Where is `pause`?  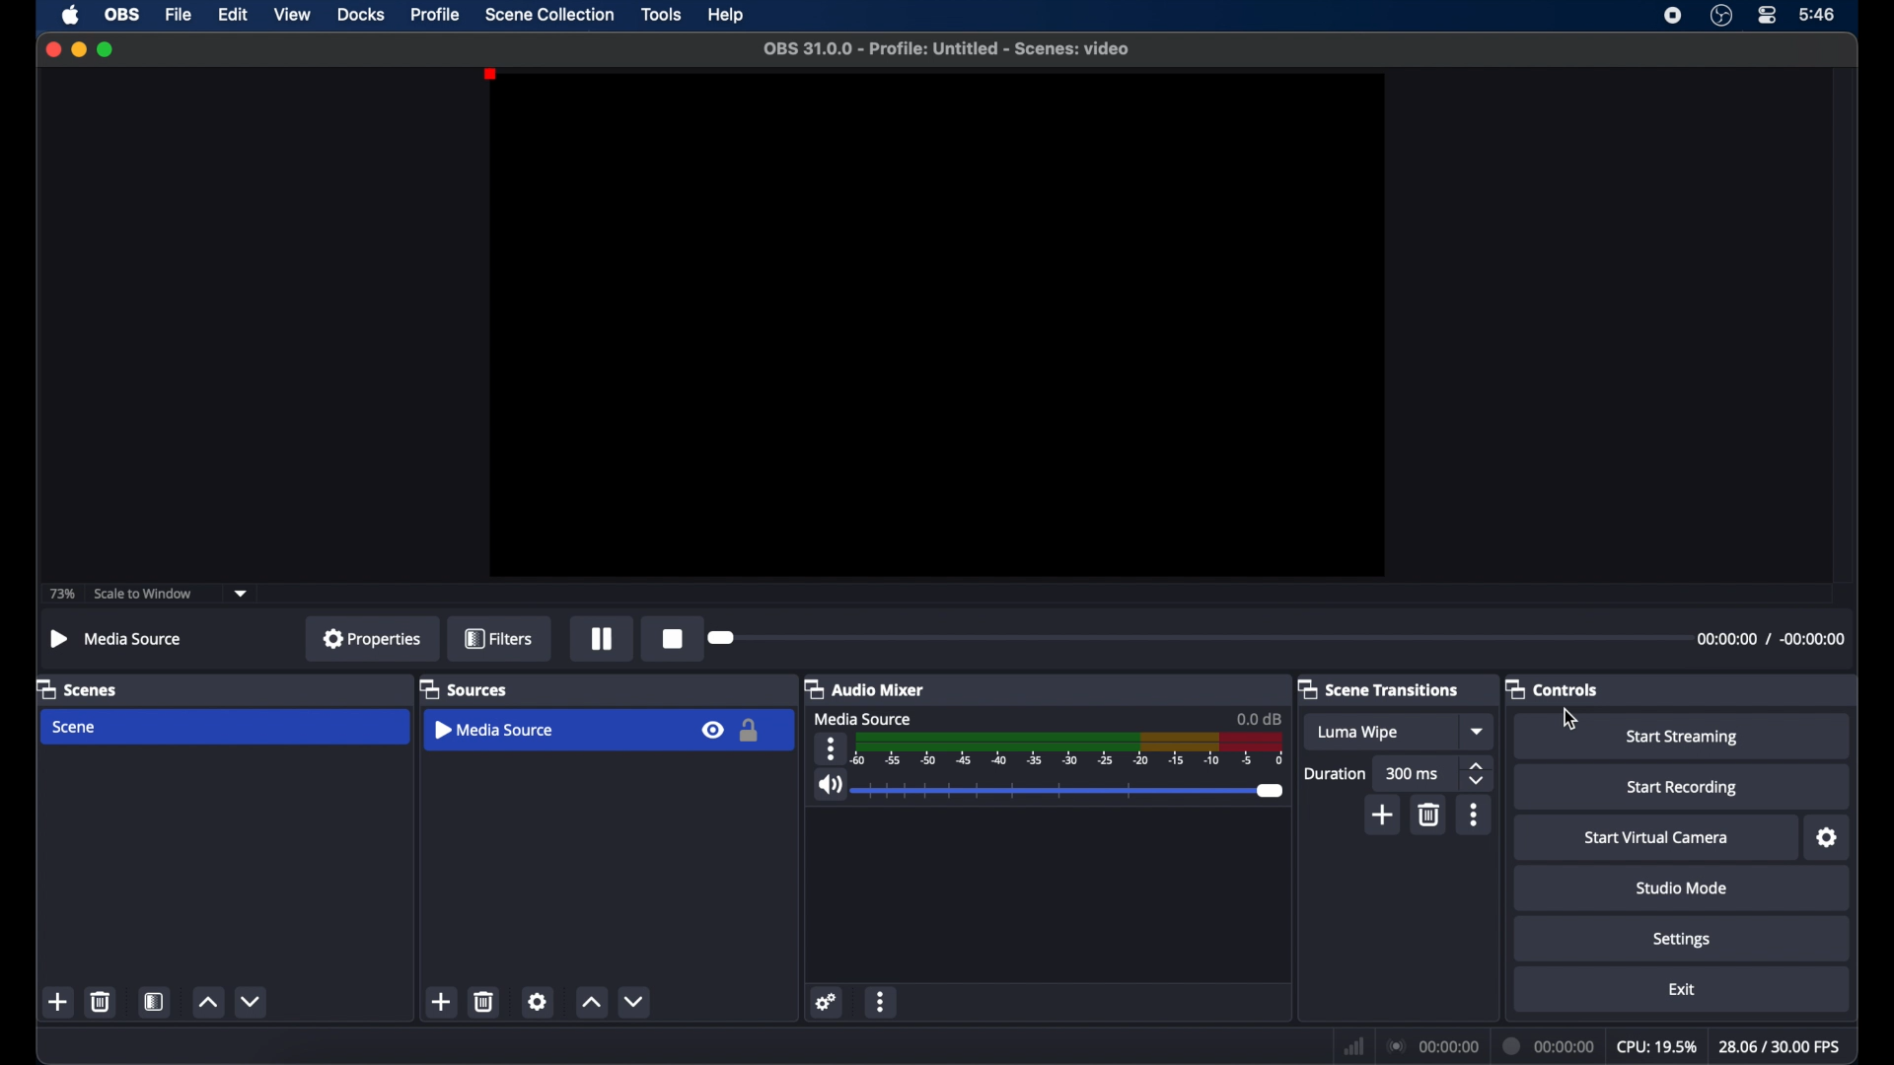
pause is located at coordinates (602, 638).